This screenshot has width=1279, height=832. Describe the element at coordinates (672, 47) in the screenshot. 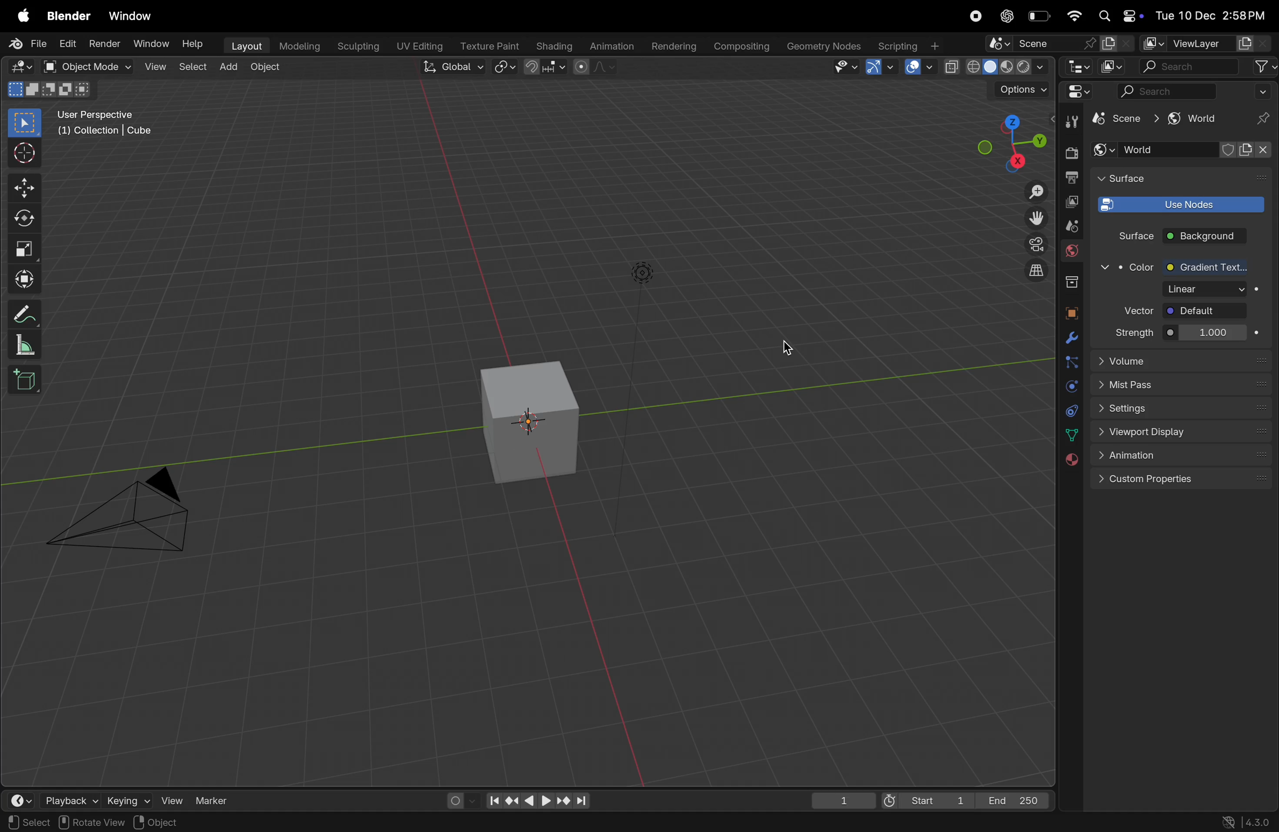

I see `rendering` at that location.